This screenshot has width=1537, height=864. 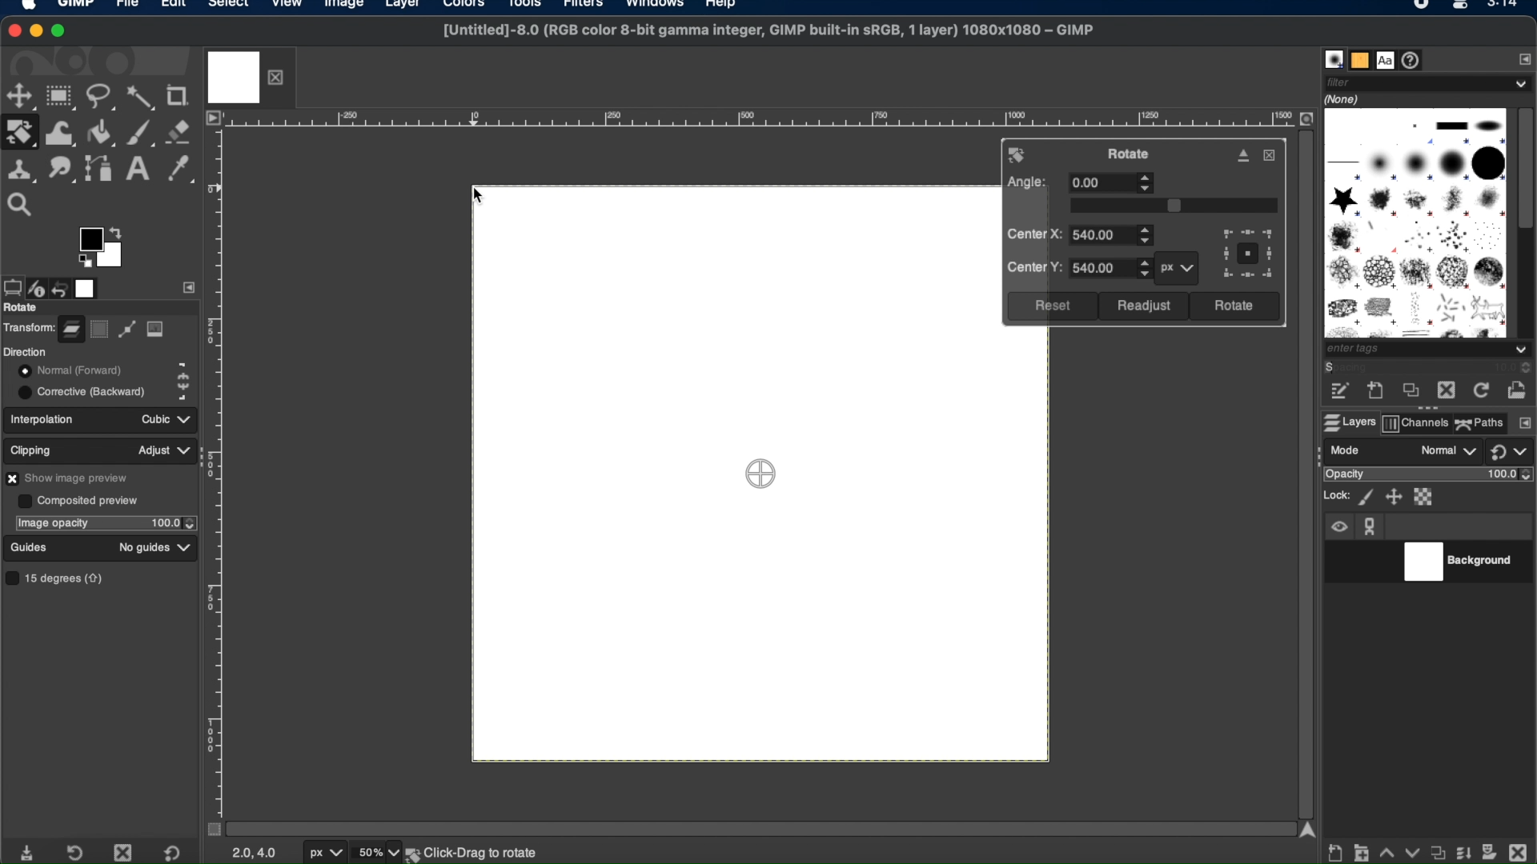 I want to click on Mac control center, so click(x=1457, y=7).